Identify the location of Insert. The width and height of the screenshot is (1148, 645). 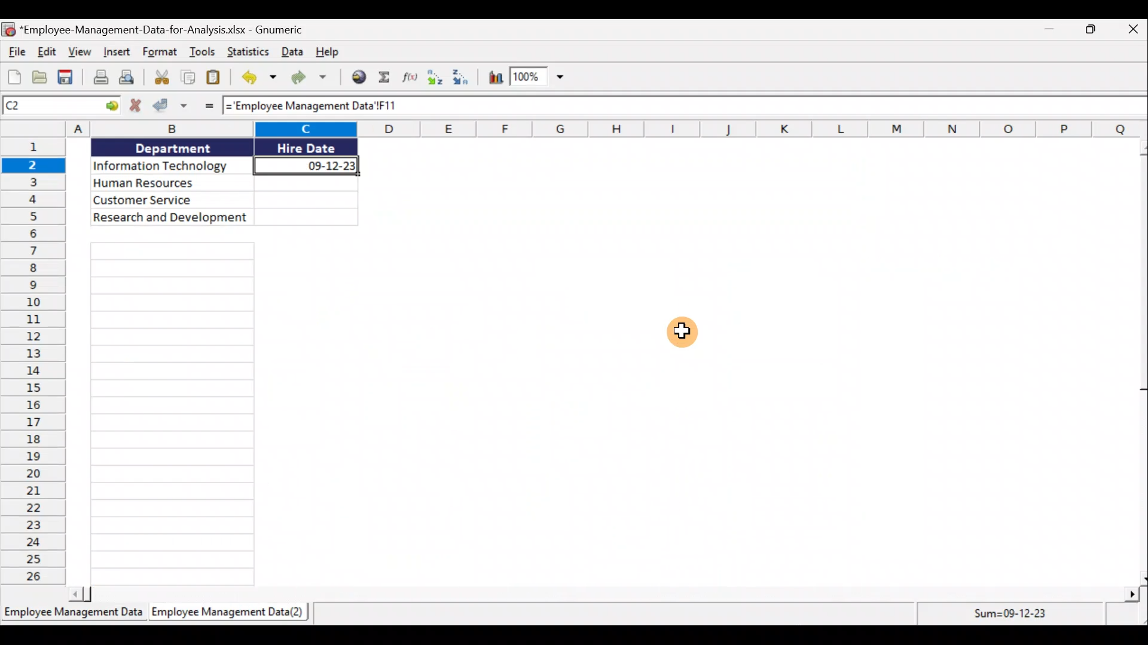
(117, 54).